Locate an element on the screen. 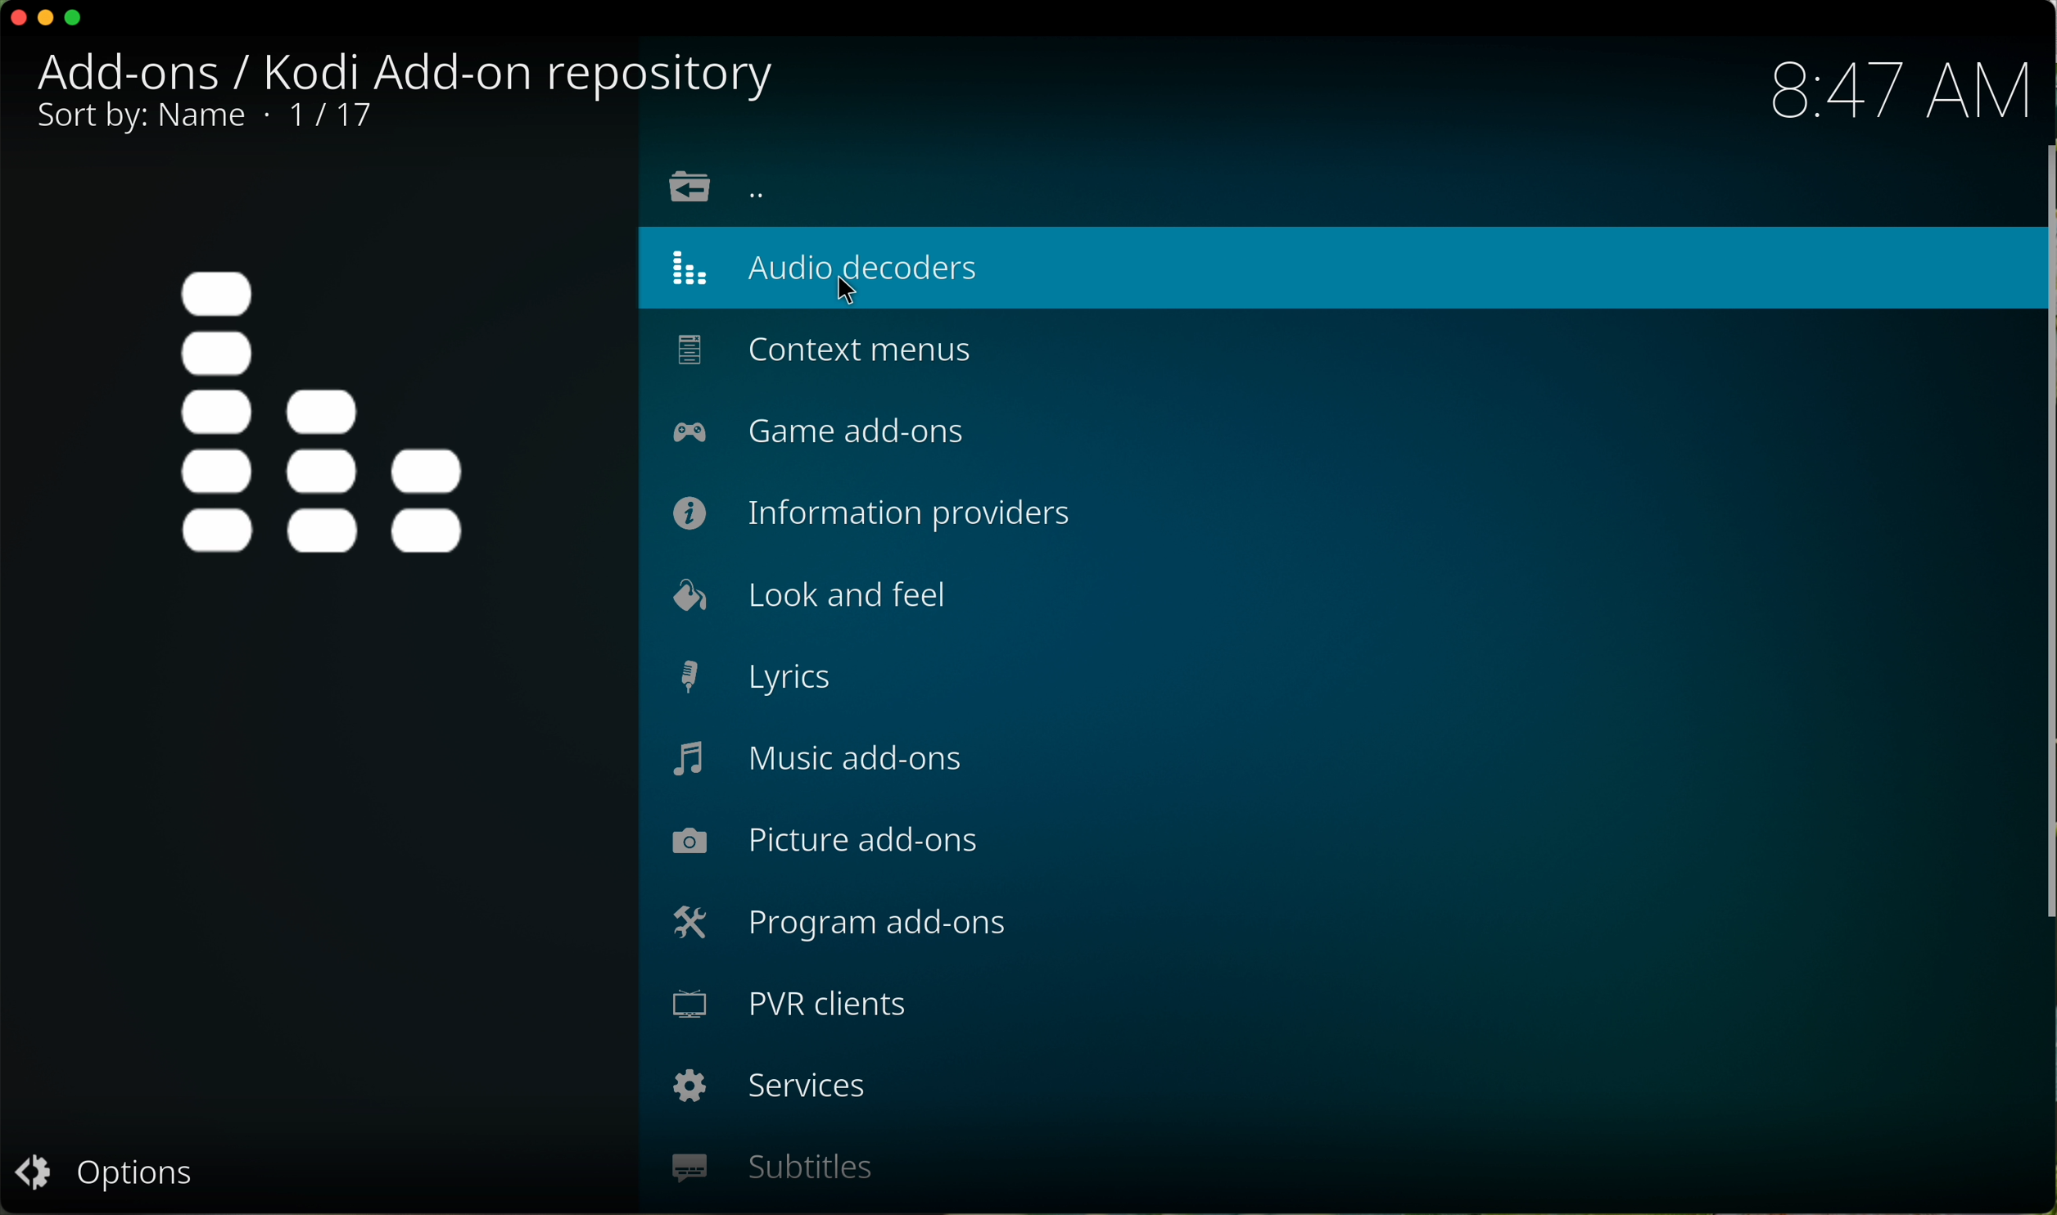 The height and width of the screenshot is (1215, 2057). hour is located at coordinates (1897, 90).